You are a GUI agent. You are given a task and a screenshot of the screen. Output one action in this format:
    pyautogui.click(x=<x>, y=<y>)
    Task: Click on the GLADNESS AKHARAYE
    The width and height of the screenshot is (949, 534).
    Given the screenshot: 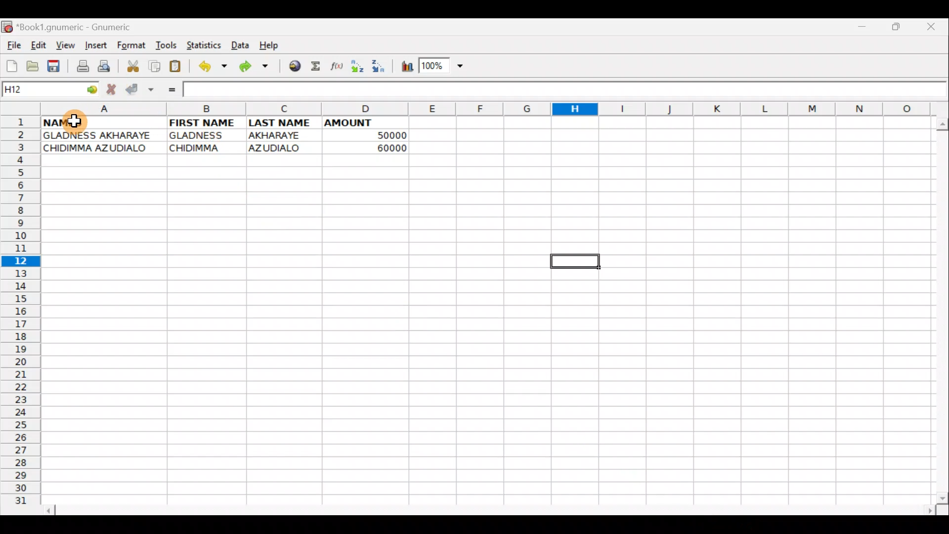 What is the action you would take?
    pyautogui.click(x=100, y=136)
    